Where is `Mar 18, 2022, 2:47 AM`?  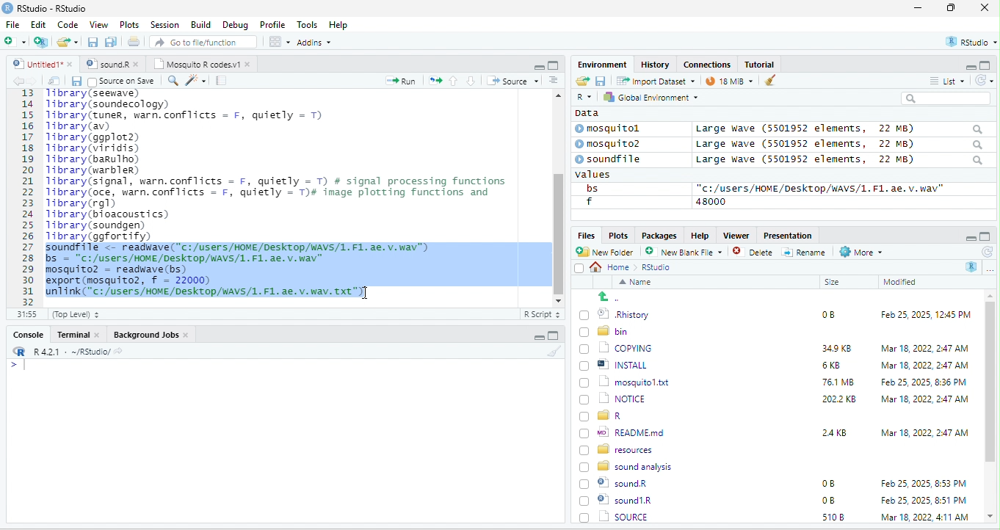
Mar 18, 2022, 2:47 AM is located at coordinates (921, 366).